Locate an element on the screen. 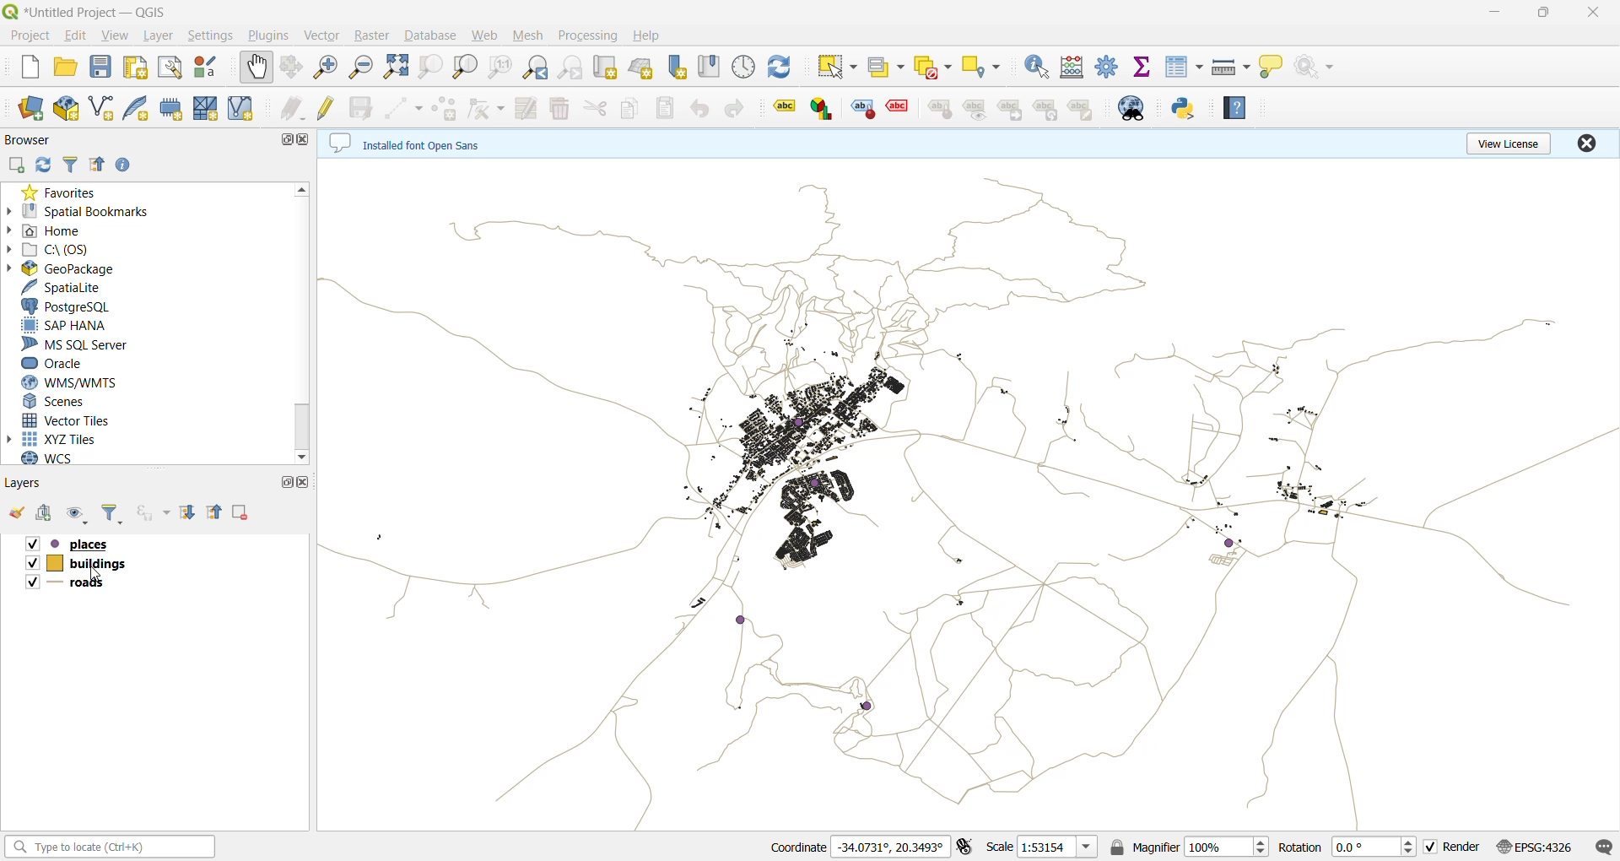 The height and width of the screenshot is (861, 1620). new shapfile layer is located at coordinates (101, 110).